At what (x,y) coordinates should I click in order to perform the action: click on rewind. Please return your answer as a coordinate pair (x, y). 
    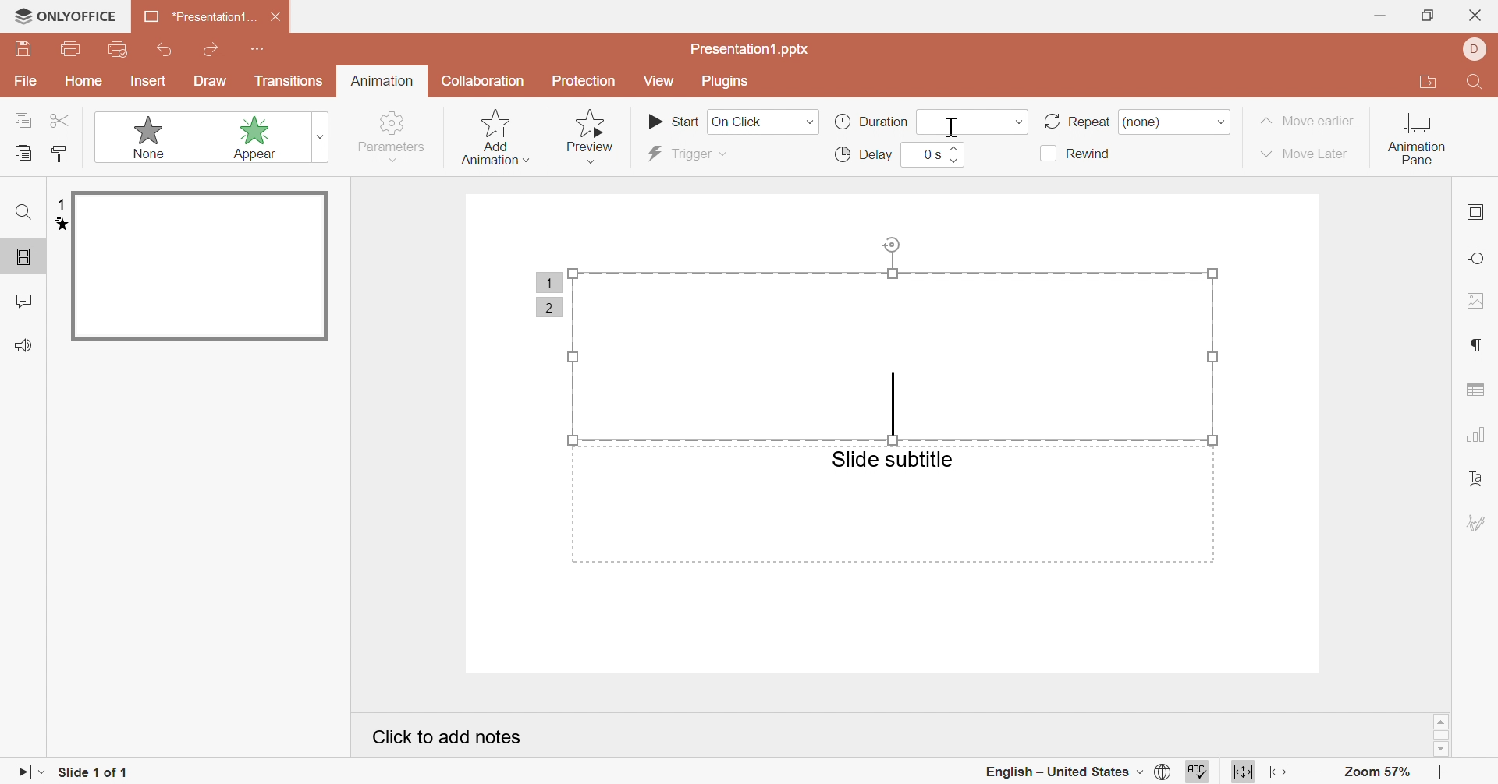
    Looking at the image, I should click on (1077, 154).